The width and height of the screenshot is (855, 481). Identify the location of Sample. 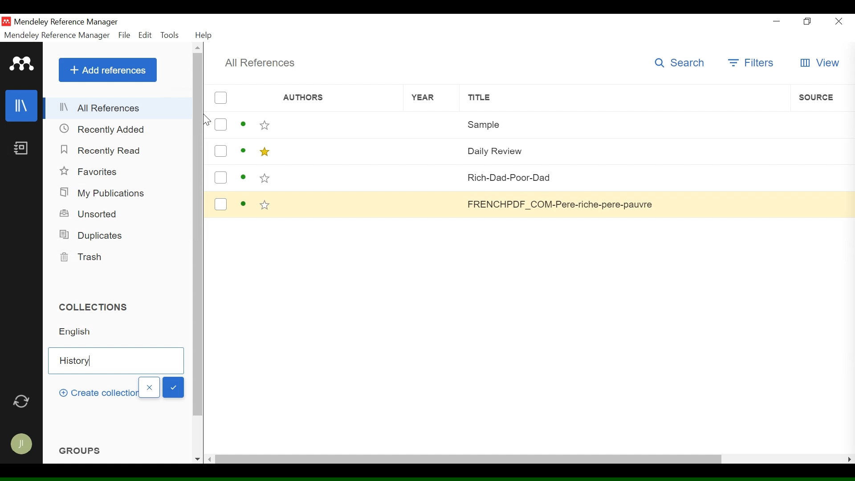
(625, 124).